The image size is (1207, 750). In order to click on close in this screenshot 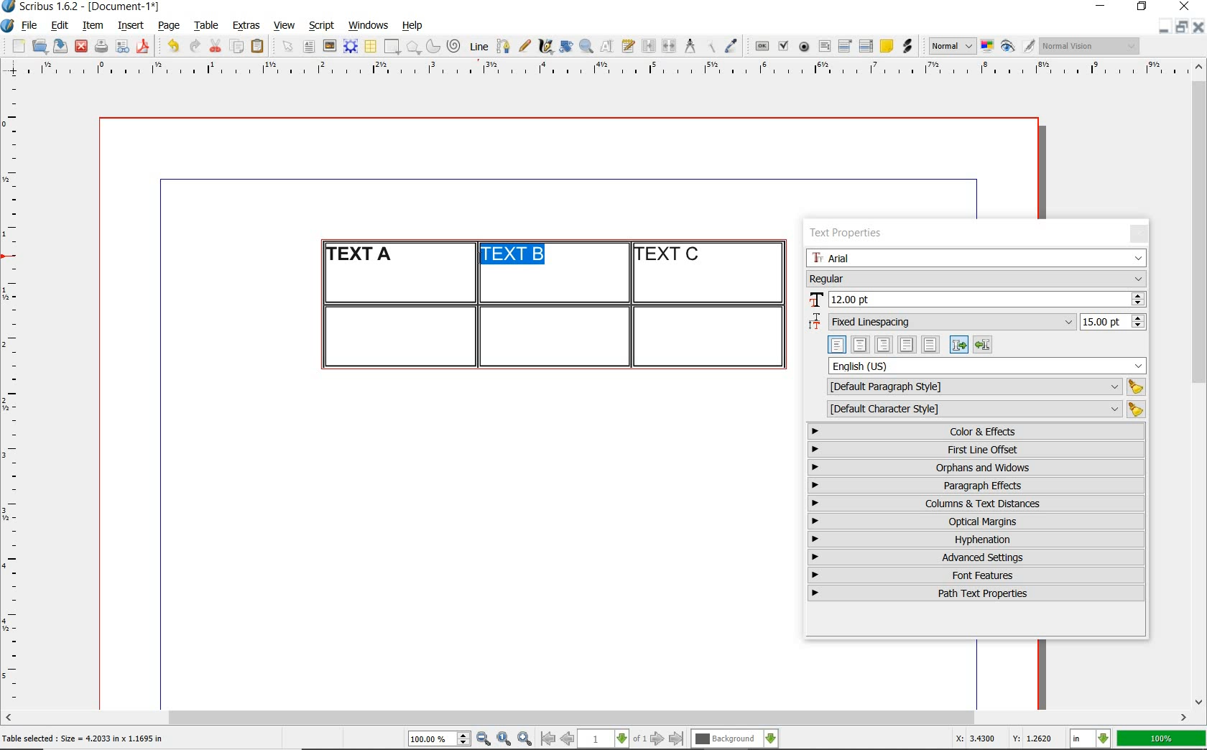, I will do `click(1187, 6)`.